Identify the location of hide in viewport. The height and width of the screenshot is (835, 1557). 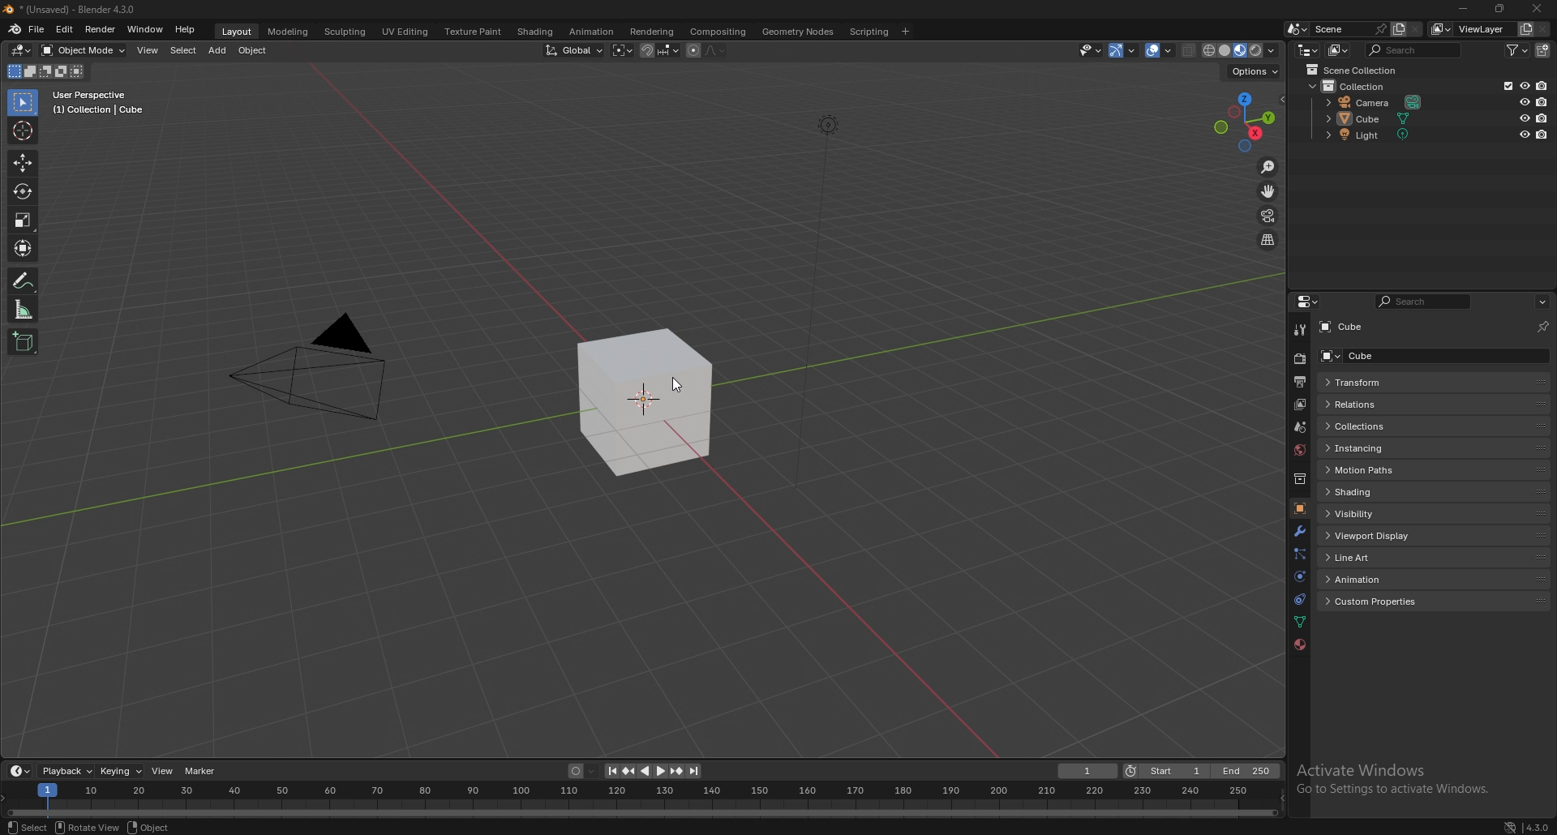
(1523, 134).